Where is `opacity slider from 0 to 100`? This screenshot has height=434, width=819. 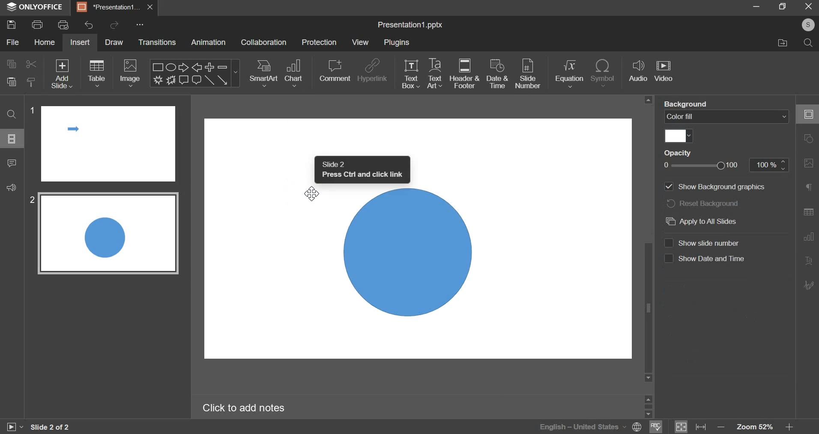
opacity slider from 0 to 100 is located at coordinates (726, 165).